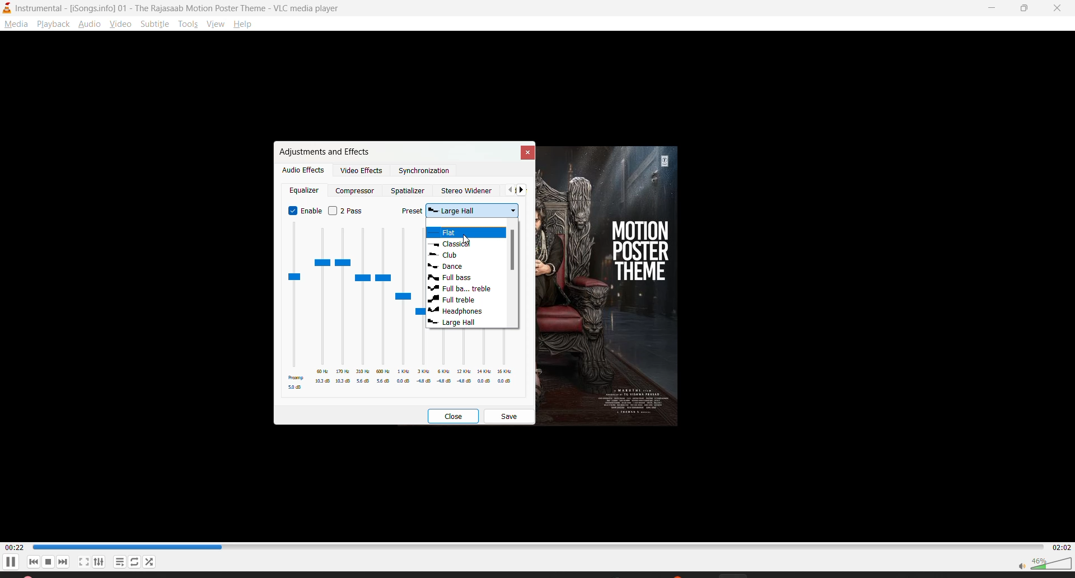 The width and height of the screenshot is (1075, 578). I want to click on video effects, so click(363, 172).